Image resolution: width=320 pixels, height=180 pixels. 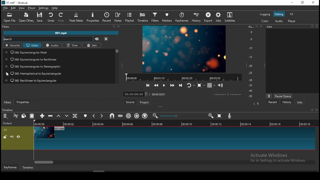 I want to click on toggle grid display on the player, so click(x=211, y=85).